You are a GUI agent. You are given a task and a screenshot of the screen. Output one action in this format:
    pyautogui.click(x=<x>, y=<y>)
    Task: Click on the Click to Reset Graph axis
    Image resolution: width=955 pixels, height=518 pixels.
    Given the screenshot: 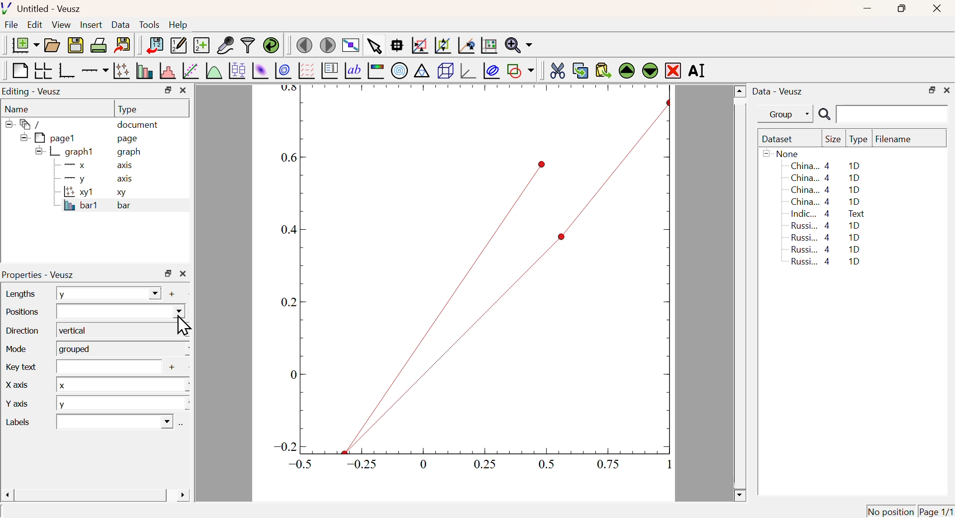 What is the action you would take?
    pyautogui.click(x=488, y=44)
    